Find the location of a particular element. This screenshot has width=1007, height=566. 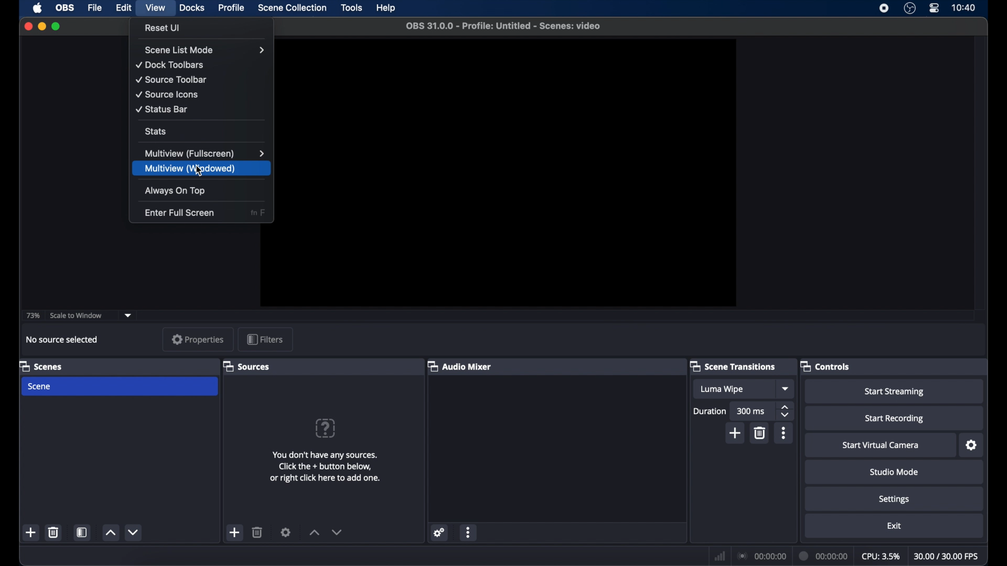

question mark icon is located at coordinates (326, 428).